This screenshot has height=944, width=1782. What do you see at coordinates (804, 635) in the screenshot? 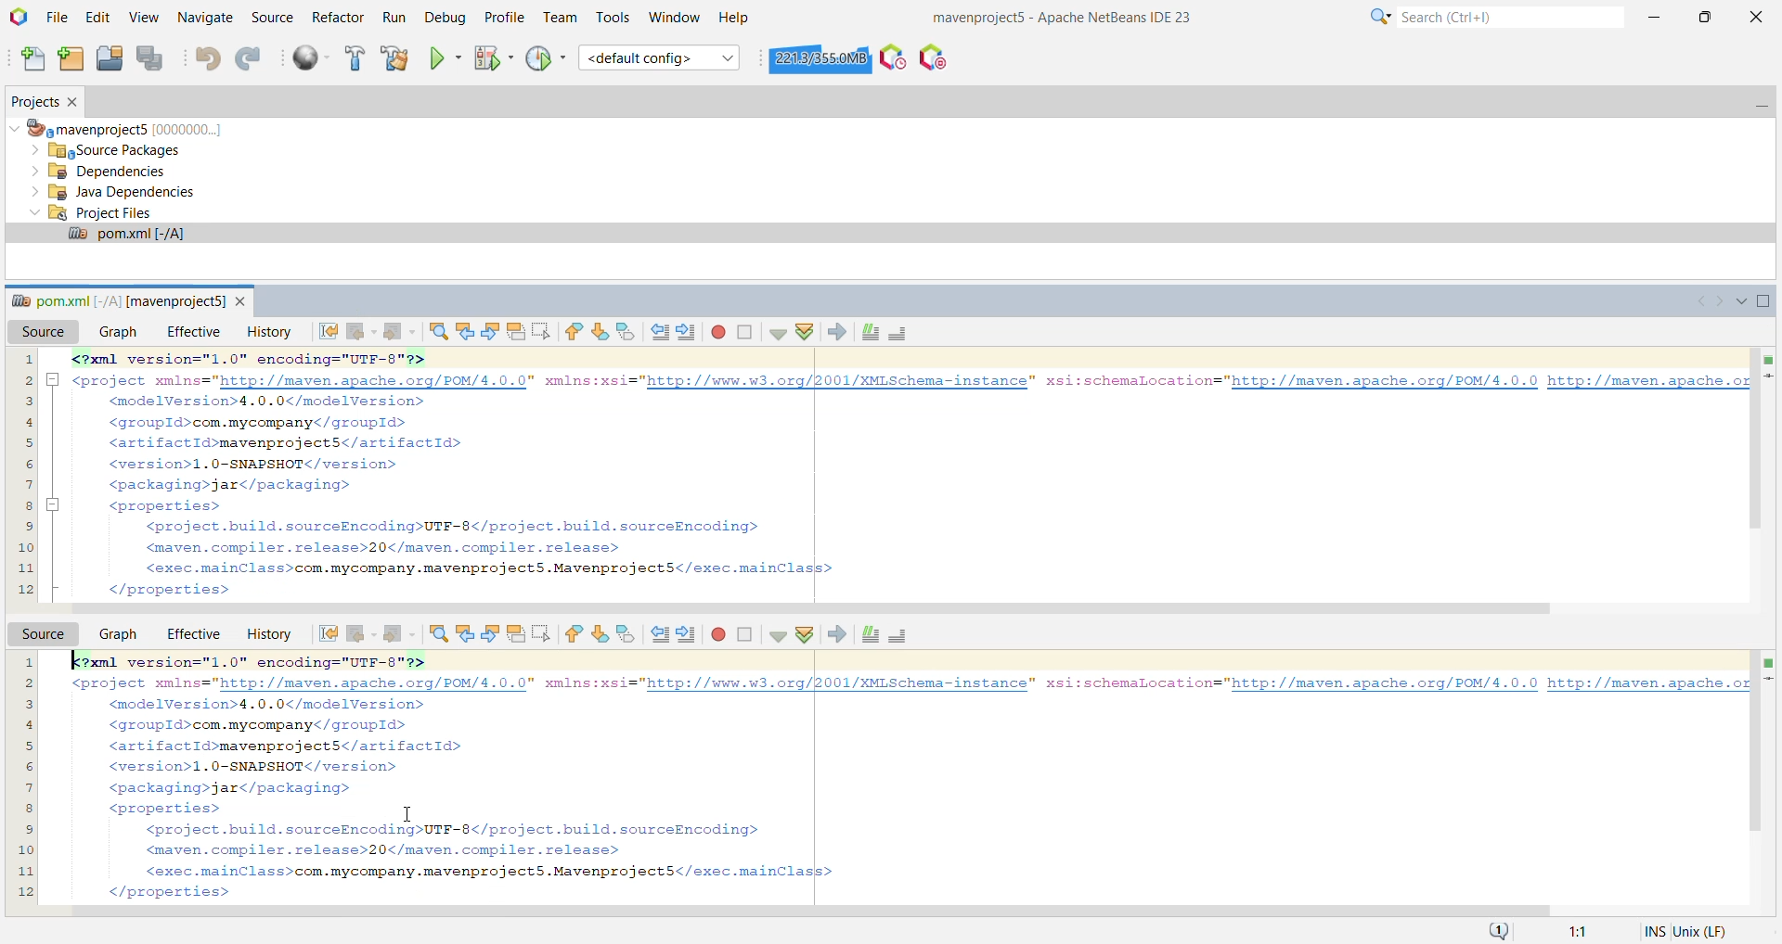
I see `Validate XML` at bounding box center [804, 635].